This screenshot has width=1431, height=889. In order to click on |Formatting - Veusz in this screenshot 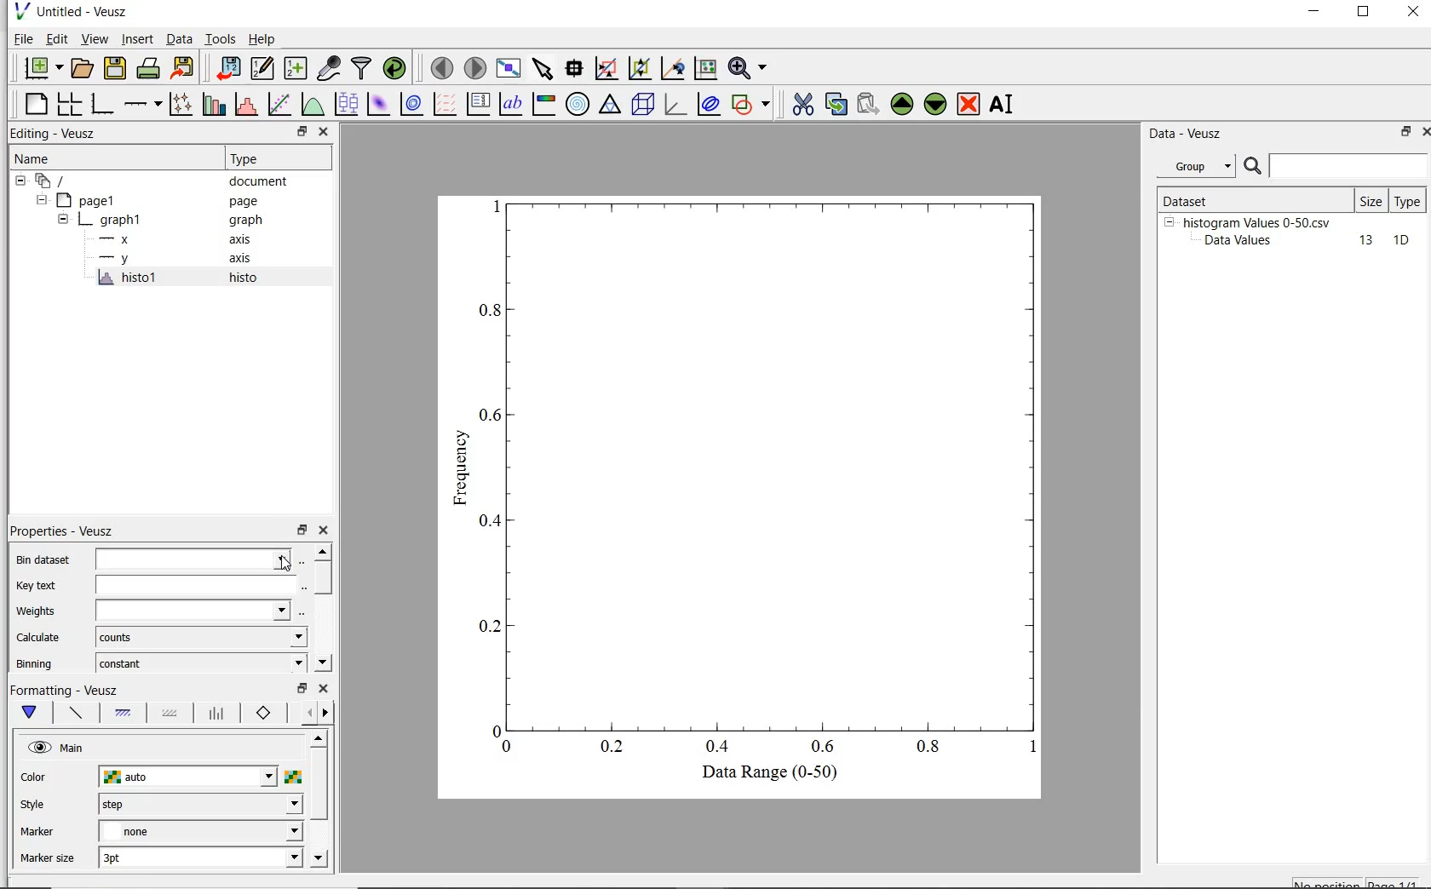, I will do `click(66, 689)`.